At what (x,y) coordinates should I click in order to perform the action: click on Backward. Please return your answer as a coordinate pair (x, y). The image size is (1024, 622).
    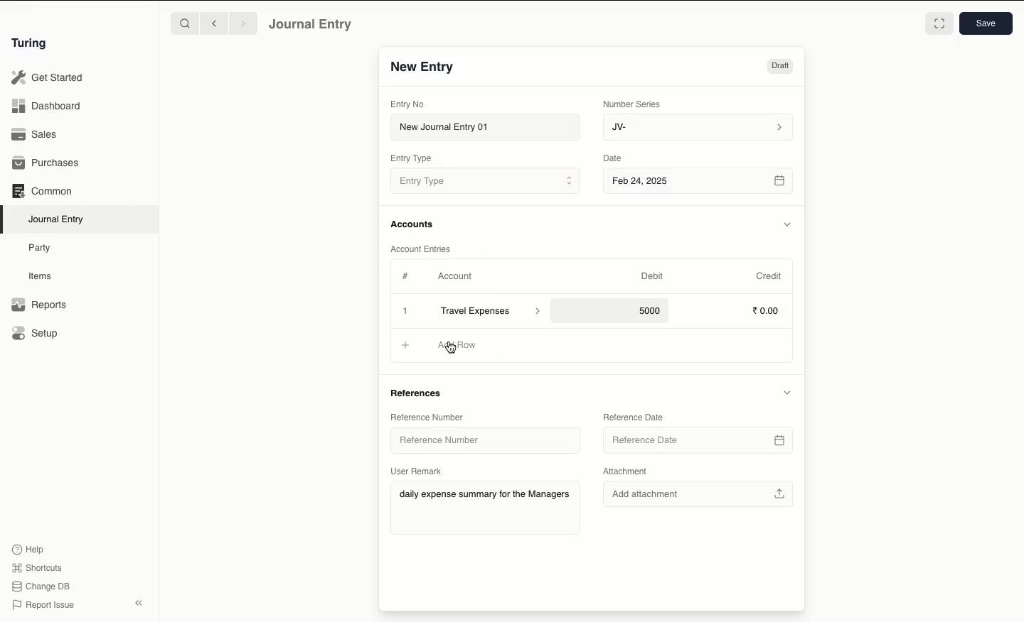
    Looking at the image, I should click on (214, 23).